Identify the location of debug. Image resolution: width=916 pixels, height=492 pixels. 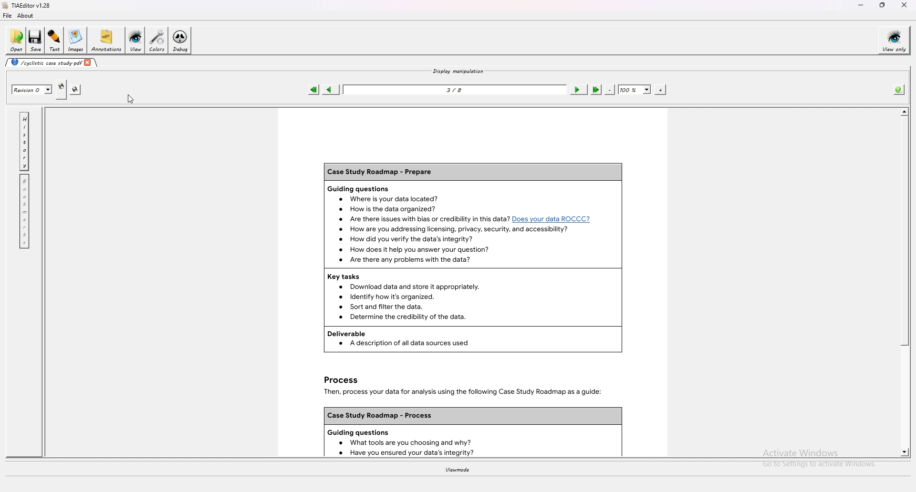
(180, 41).